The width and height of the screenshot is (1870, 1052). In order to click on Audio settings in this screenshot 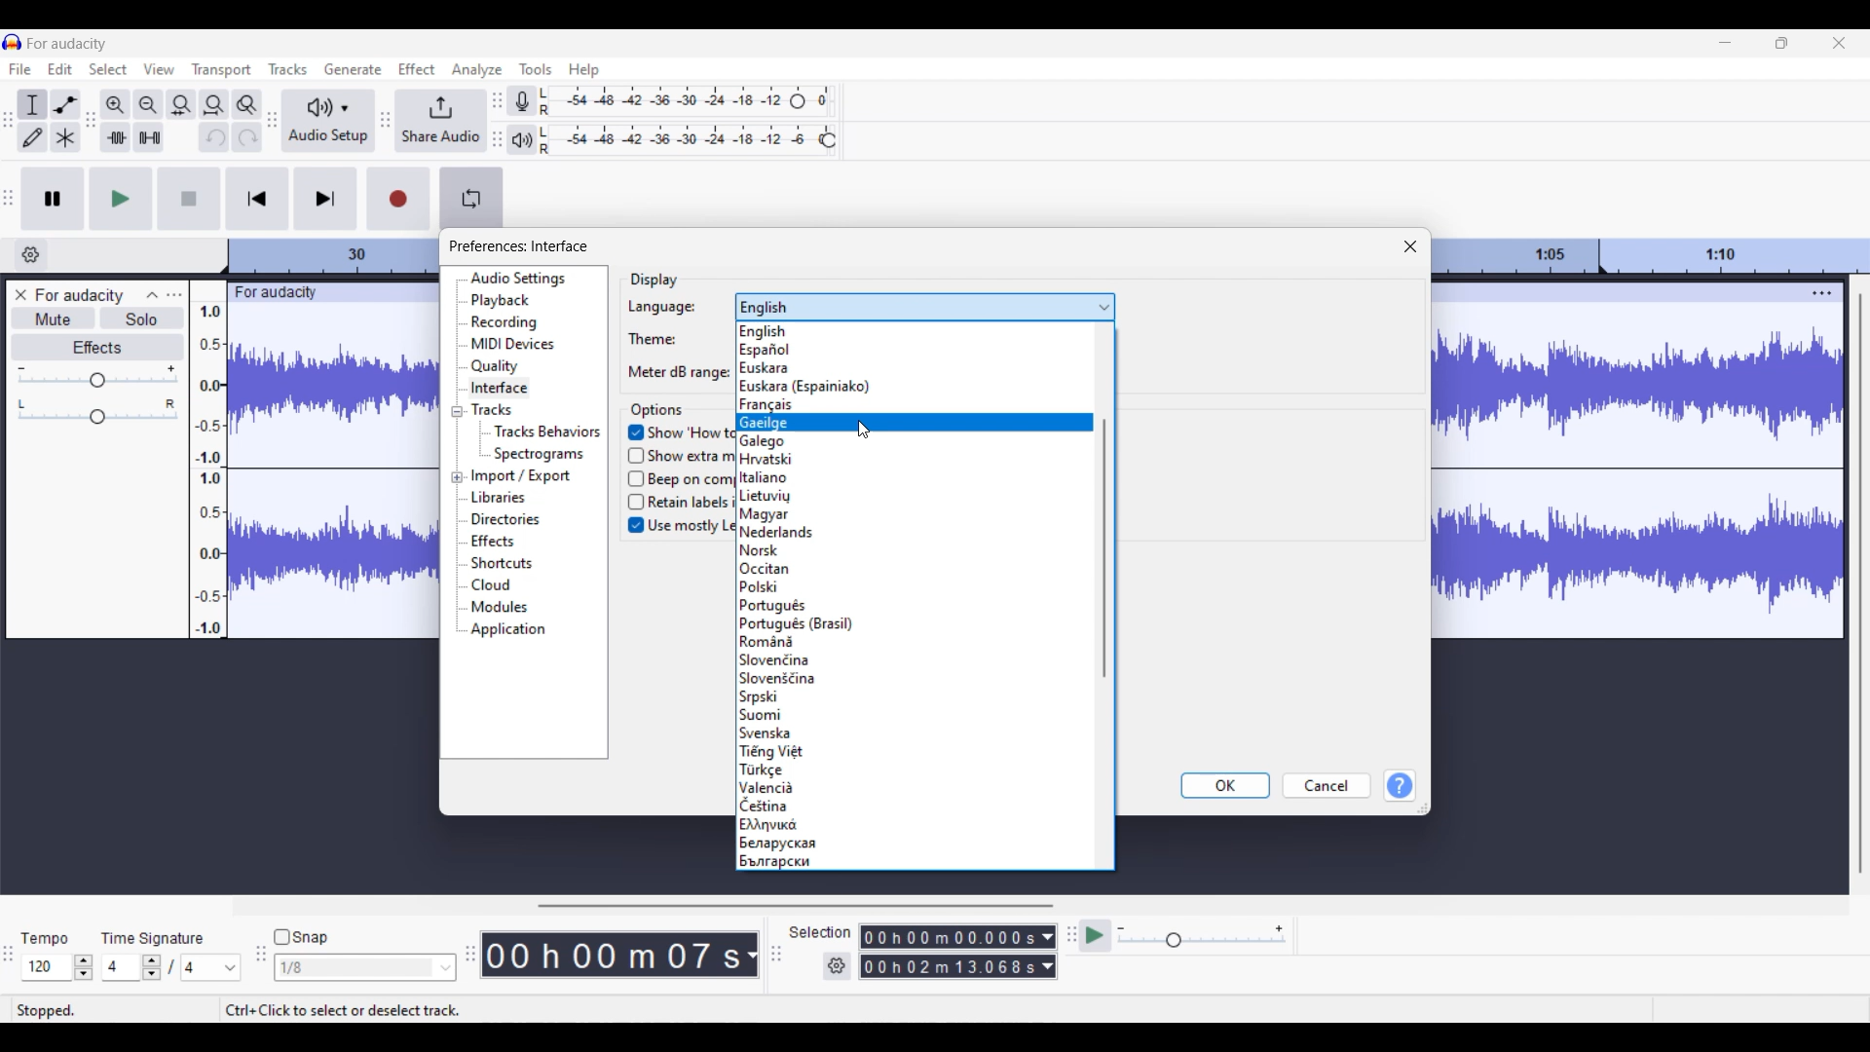, I will do `click(517, 279)`.